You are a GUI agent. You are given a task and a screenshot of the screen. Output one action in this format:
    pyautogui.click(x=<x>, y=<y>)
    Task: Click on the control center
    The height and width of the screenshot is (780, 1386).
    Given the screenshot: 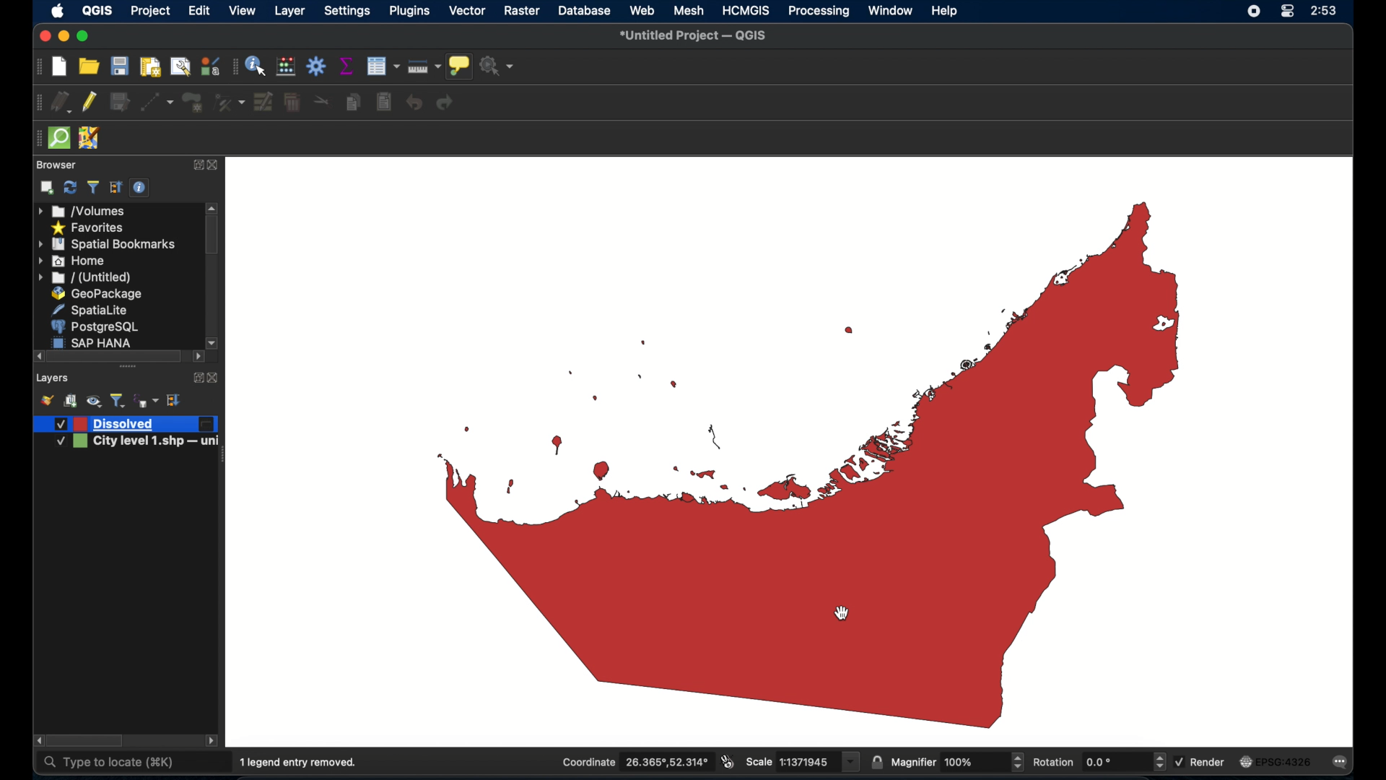 What is the action you would take?
    pyautogui.click(x=1286, y=12)
    